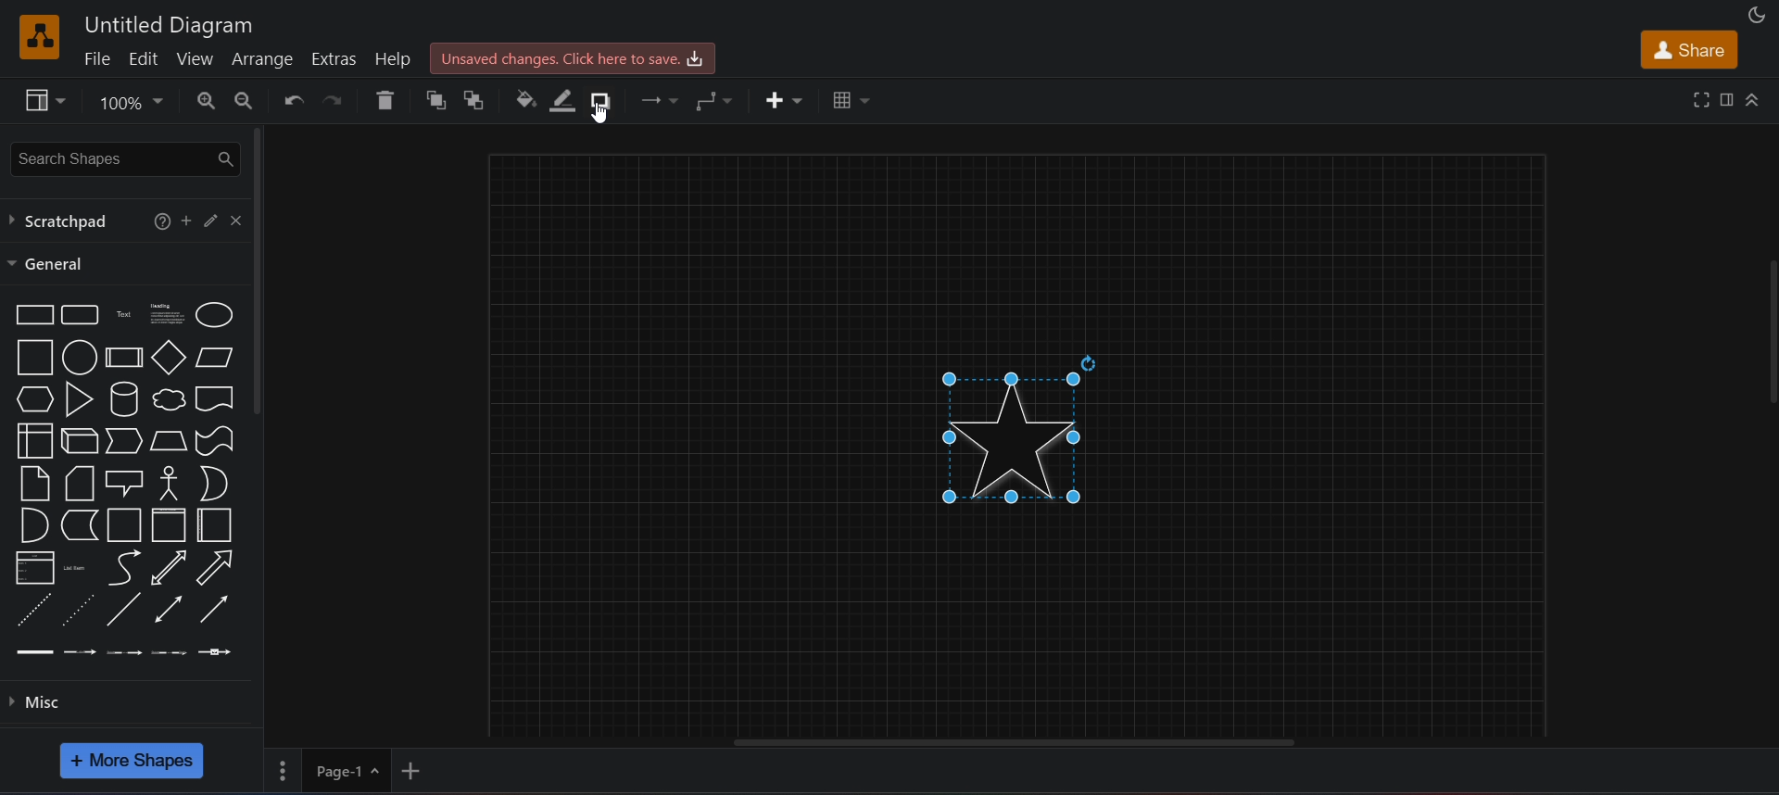 The image size is (1779, 795). I want to click on cursor, so click(605, 117).